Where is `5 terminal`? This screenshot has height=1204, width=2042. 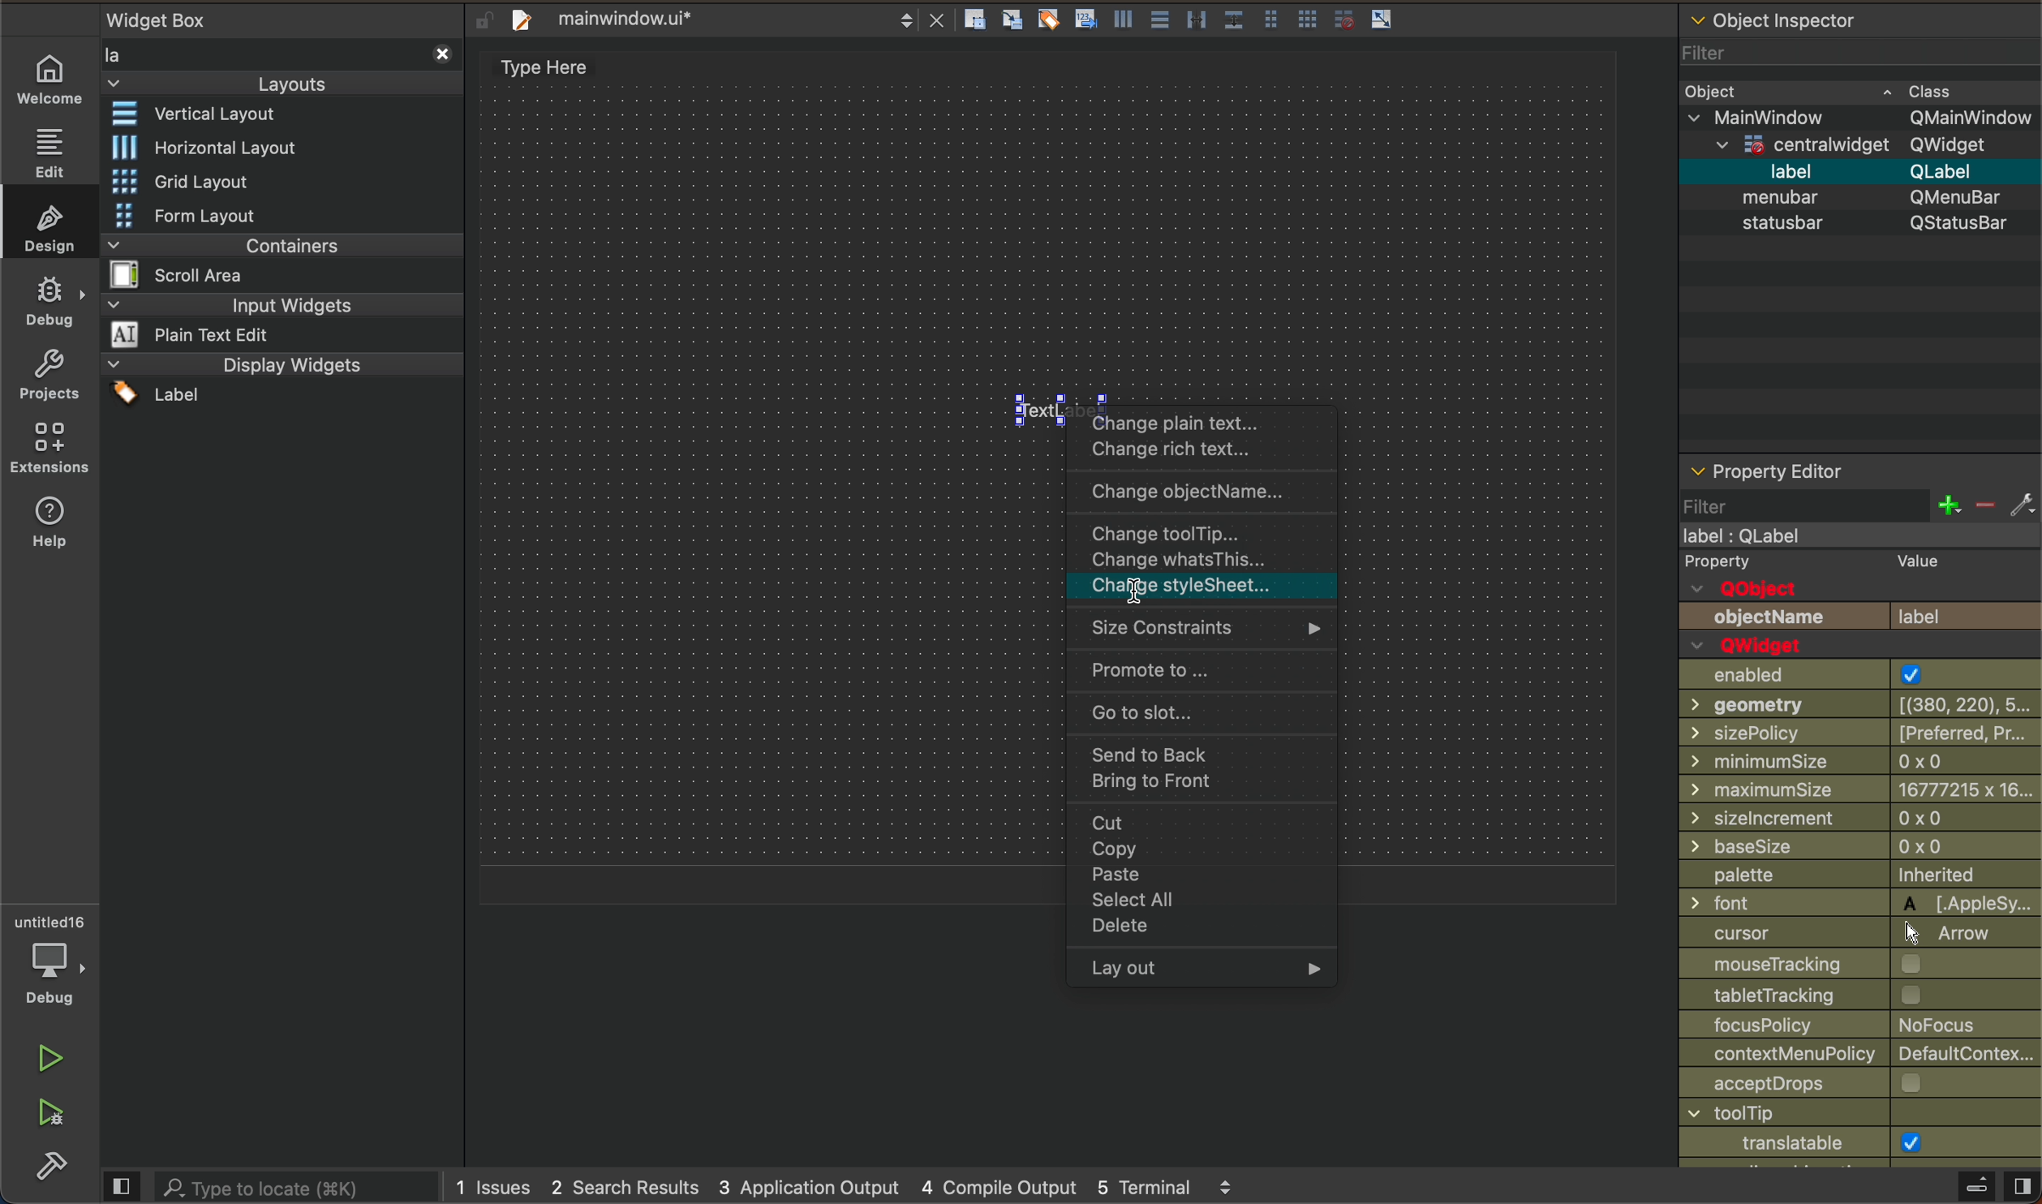
5 terminal is located at coordinates (1179, 1183).